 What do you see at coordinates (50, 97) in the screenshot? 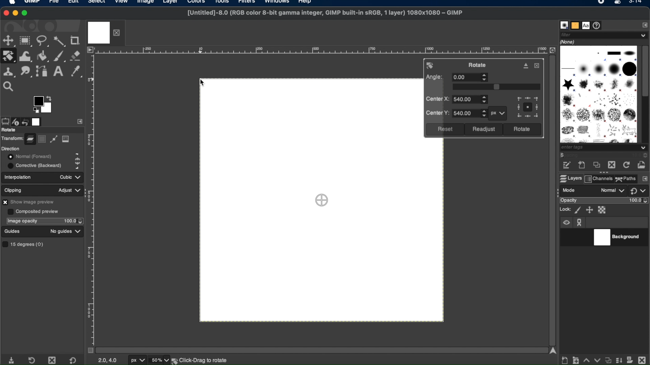
I see `arrow` at bounding box center [50, 97].